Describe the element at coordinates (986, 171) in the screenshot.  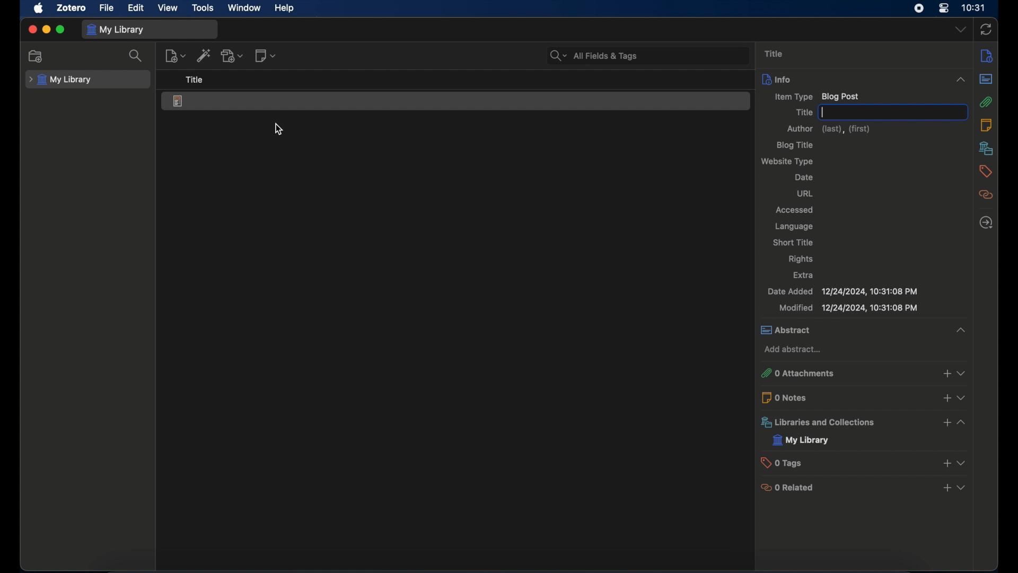
I see `tags` at that location.